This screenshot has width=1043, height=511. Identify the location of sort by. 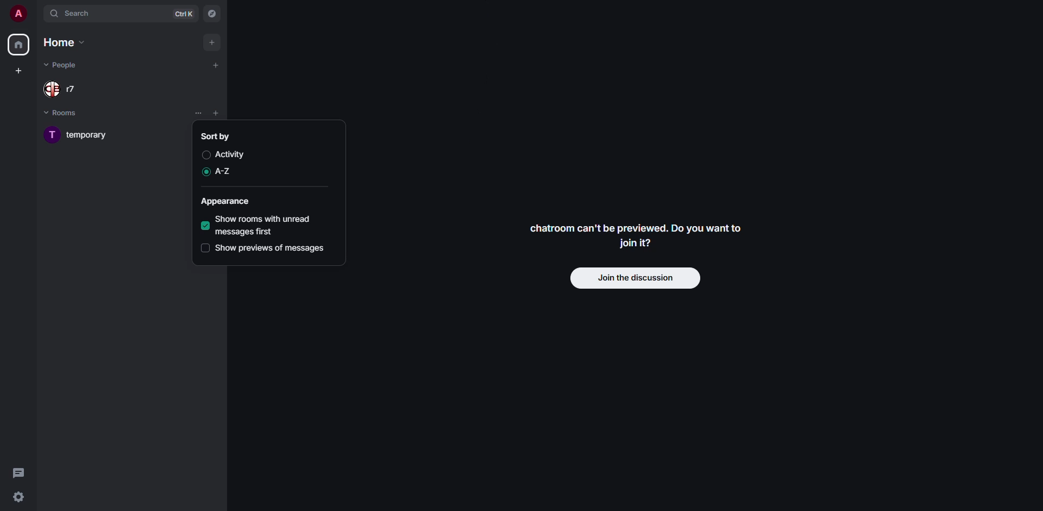
(219, 136).